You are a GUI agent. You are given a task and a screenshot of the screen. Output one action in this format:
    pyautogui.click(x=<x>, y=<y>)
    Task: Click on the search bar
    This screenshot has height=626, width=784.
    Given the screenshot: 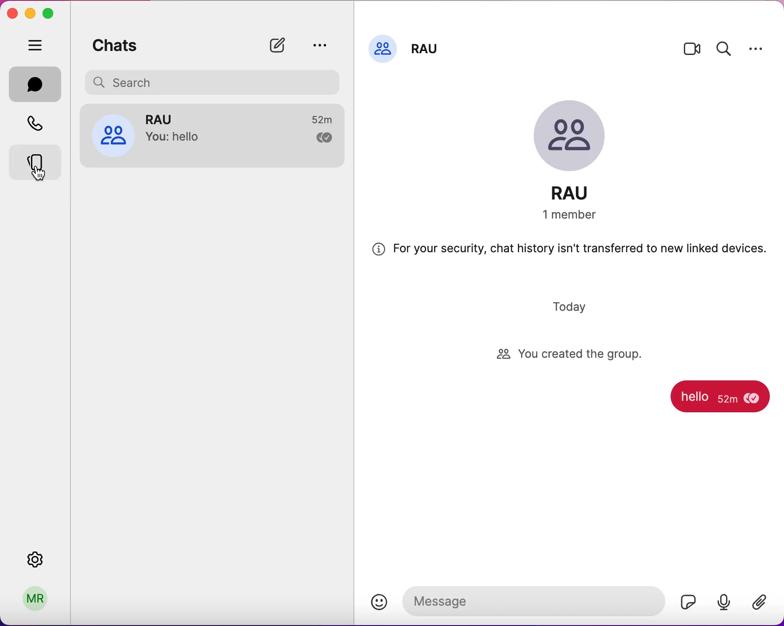 What is the action you would take?
    pyautogui.click(x=210, y=82)
    